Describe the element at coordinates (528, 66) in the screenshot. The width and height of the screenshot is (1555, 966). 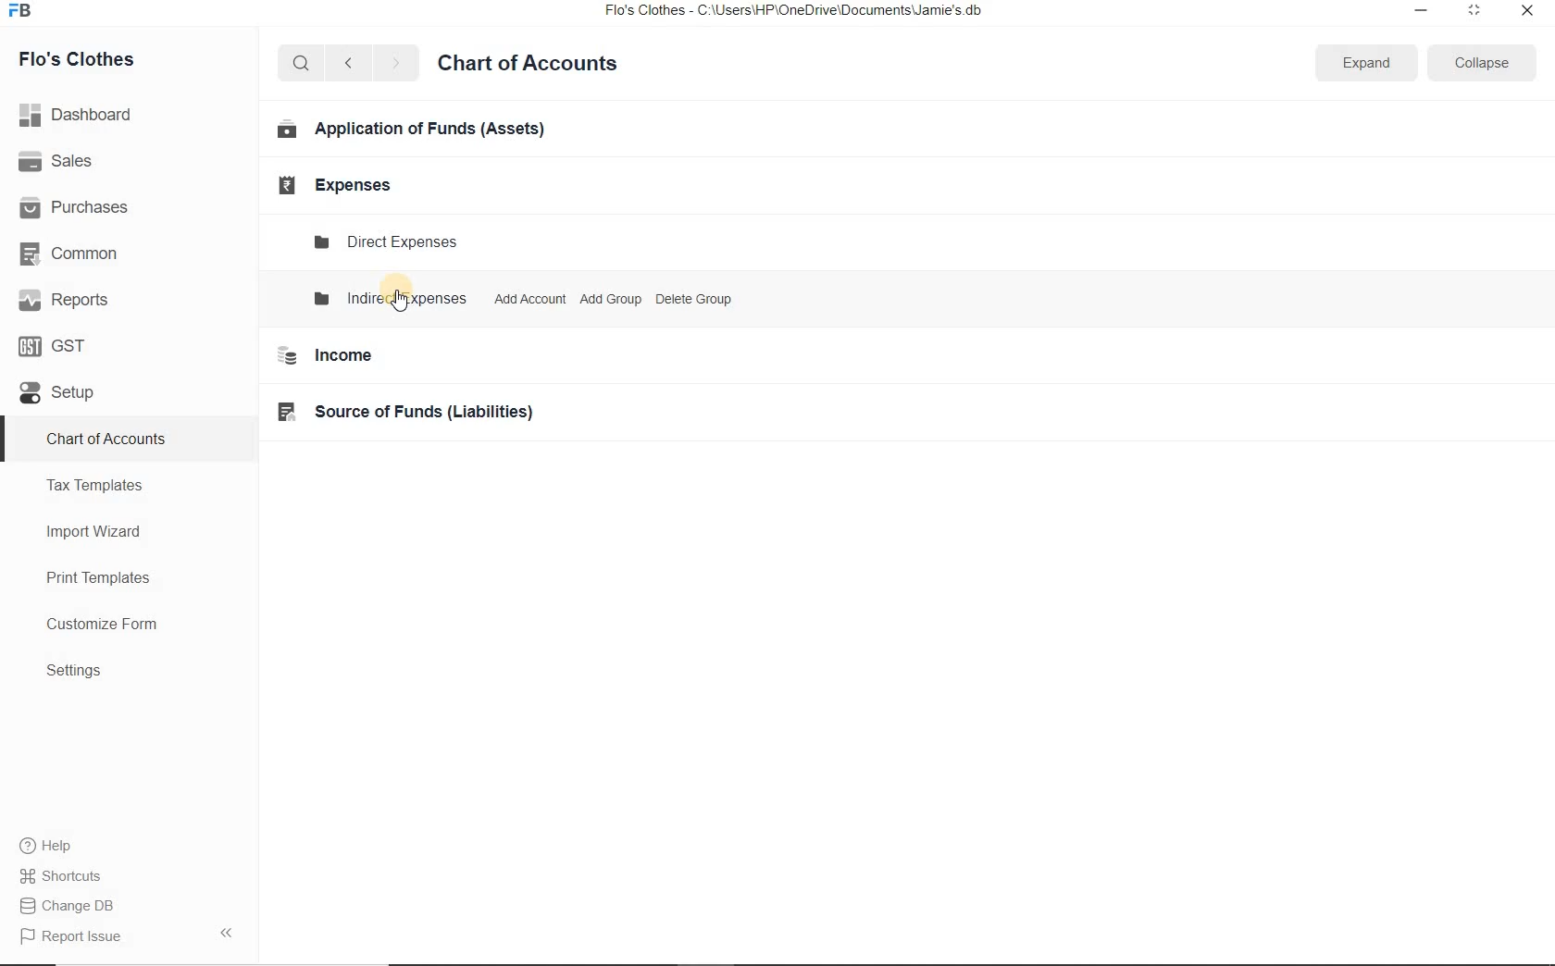
I see `Chart of Accounts` at that location.